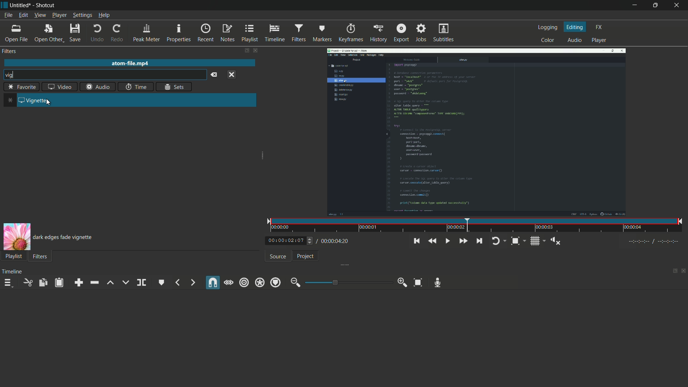  I want to click on edit menu, so click(23, 15).